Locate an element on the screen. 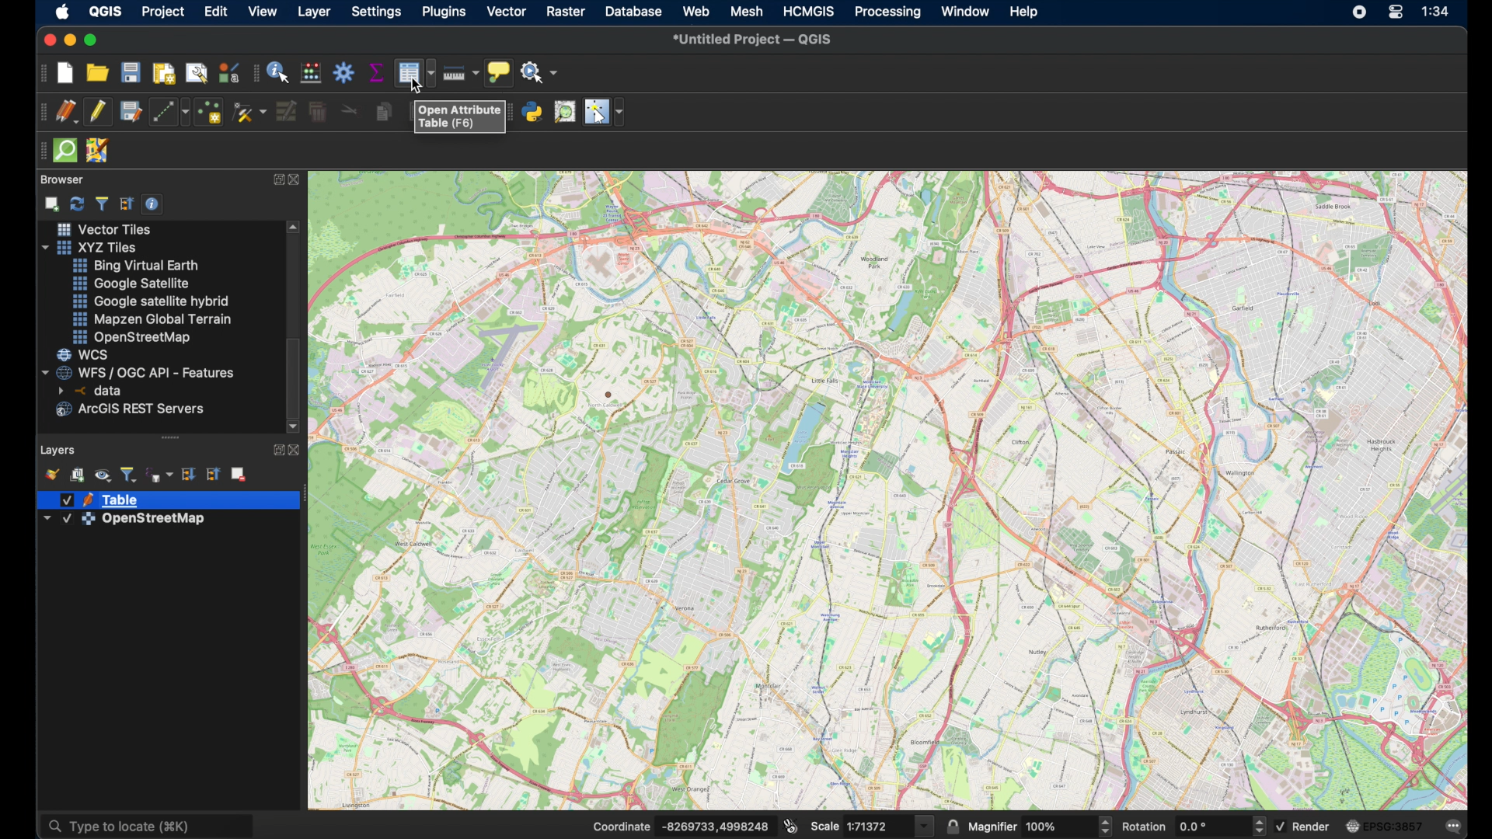 Image resolution: width=1492 pixels, height=839 pixels. current edits is located at coordinates (64, 112).